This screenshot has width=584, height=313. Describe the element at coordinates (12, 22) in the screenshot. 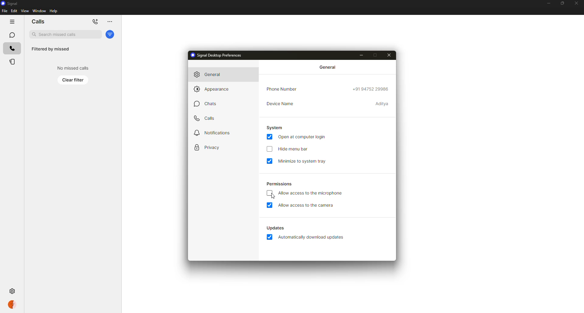

I see `hide tabs` at that location.